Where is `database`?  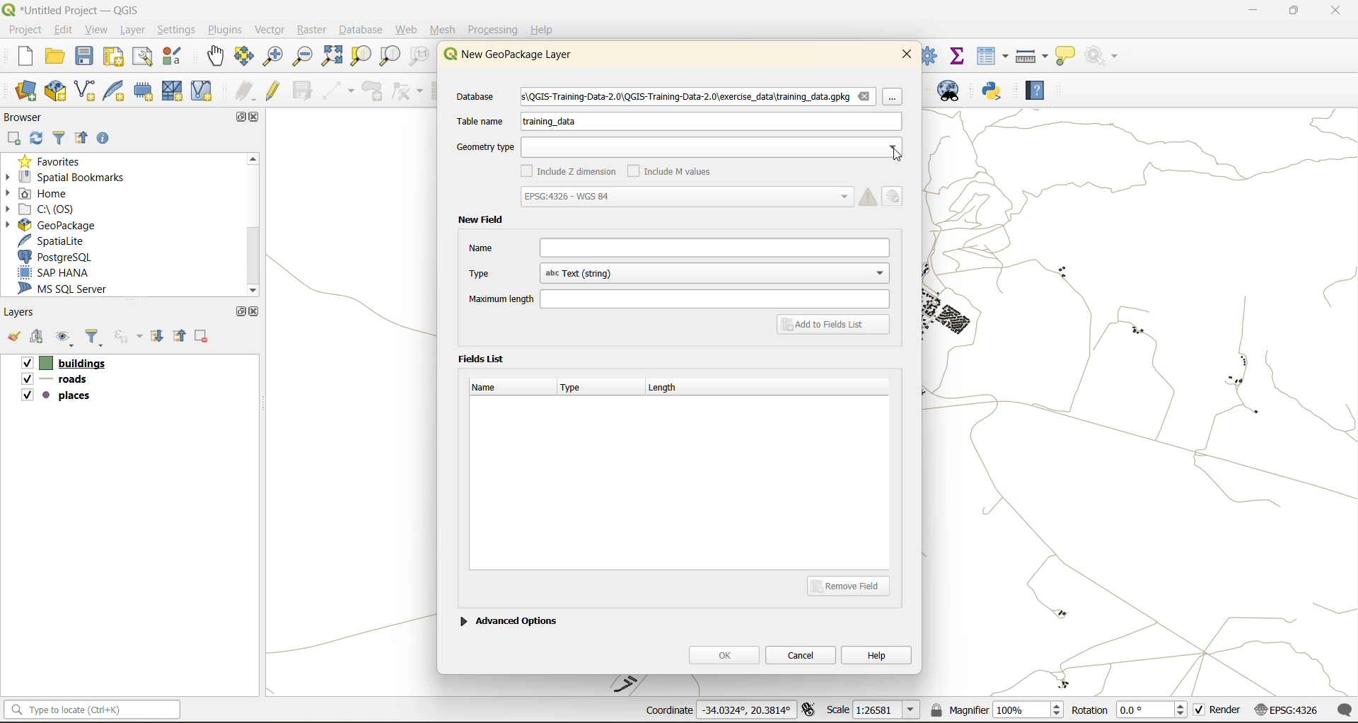
database is located at coordinates (364, 31).